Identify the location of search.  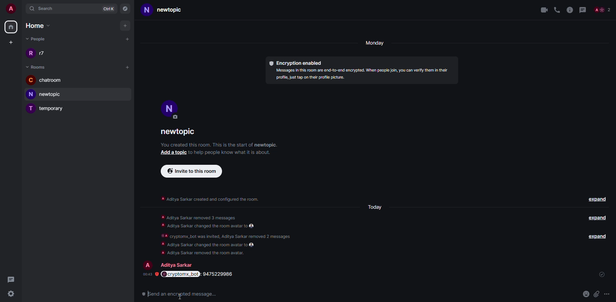
(47, 8).